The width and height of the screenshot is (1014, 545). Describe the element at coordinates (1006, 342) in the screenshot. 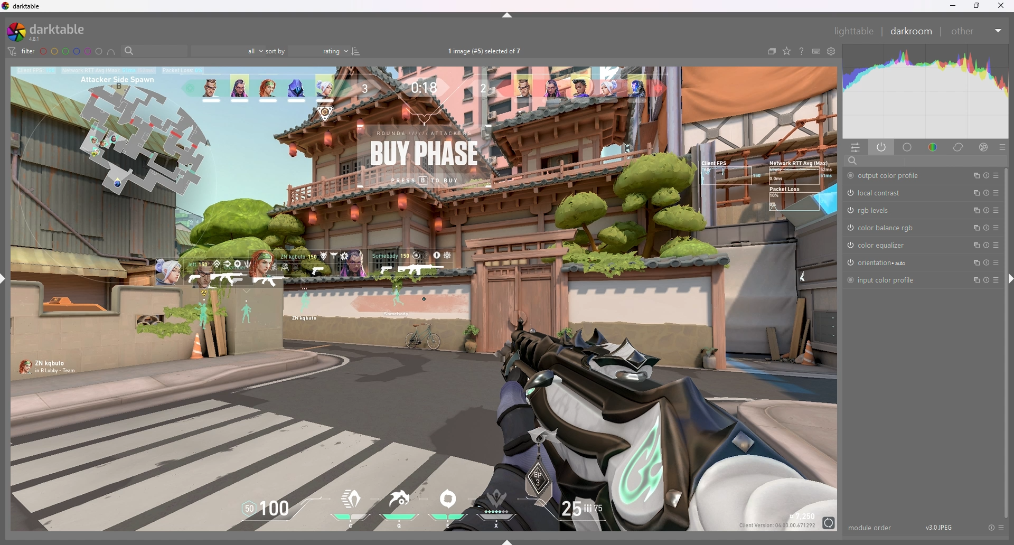

I see `scroll bar` at that location.